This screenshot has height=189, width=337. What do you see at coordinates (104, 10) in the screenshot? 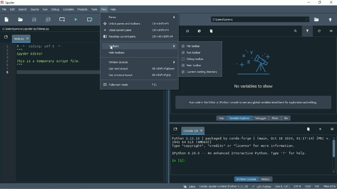
I see `View` at bounding box center [104, 10].